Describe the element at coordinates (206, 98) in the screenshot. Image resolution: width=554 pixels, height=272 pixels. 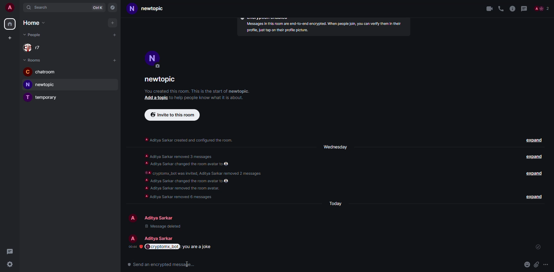
I see `info` at that location.